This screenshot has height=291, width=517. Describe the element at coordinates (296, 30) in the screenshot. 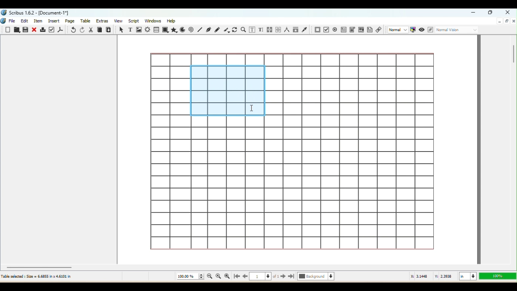

I see `Copy item properties` at that location.